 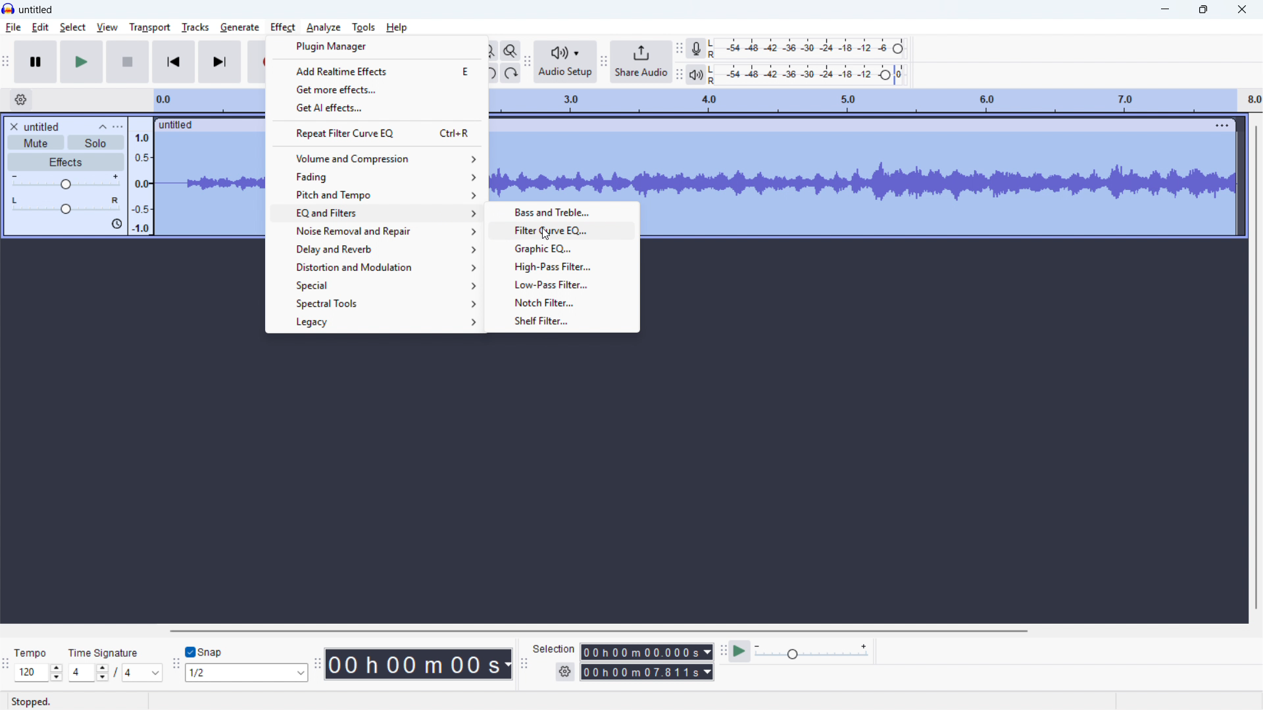 I want to click on edit, so click(x=40, y=28).